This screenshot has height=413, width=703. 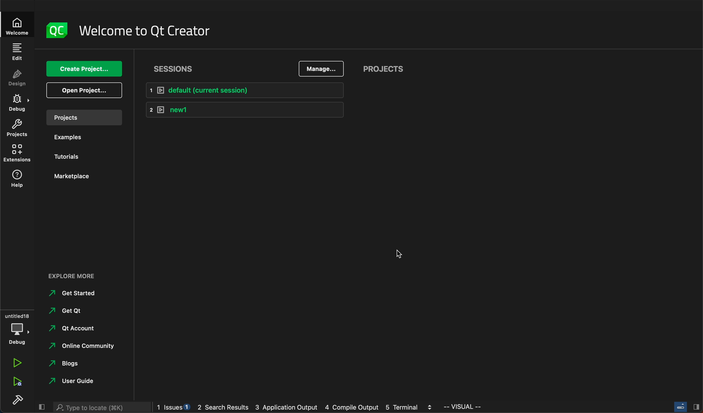 What do you see at coordinates (321, 67) in the screenshot?
I see `manage` at bounding box center [321, 67].